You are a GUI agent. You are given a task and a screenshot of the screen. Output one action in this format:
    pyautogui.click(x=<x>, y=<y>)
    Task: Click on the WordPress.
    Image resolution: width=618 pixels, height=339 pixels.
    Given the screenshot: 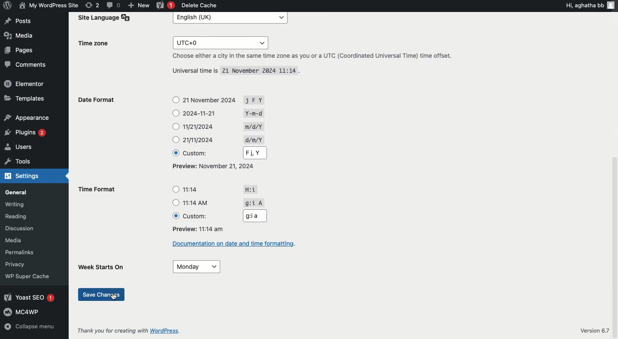 What is the action you would take?
    pyautogui.click(x=173, y=330)
    